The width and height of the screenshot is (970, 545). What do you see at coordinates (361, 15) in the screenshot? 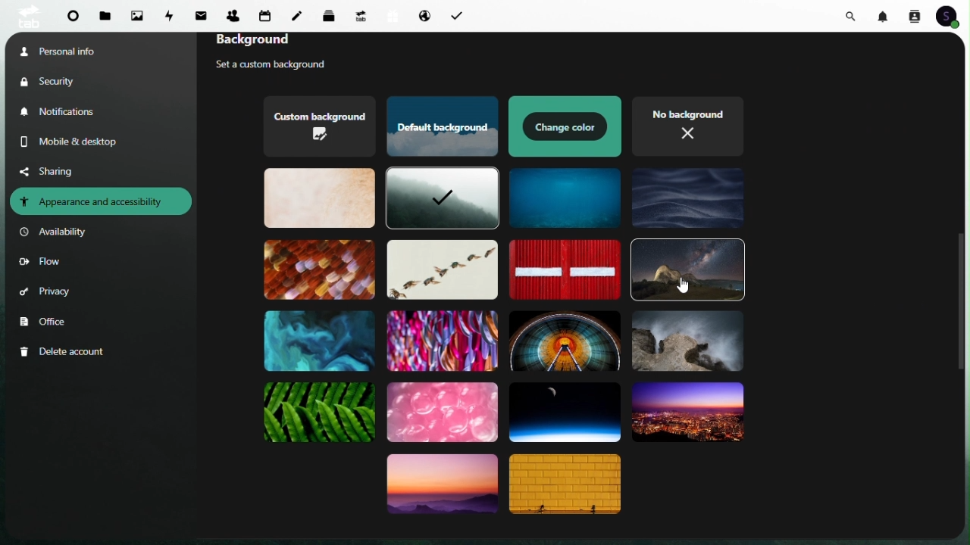
I see `Upgrade` at bounding box center [361, 15].